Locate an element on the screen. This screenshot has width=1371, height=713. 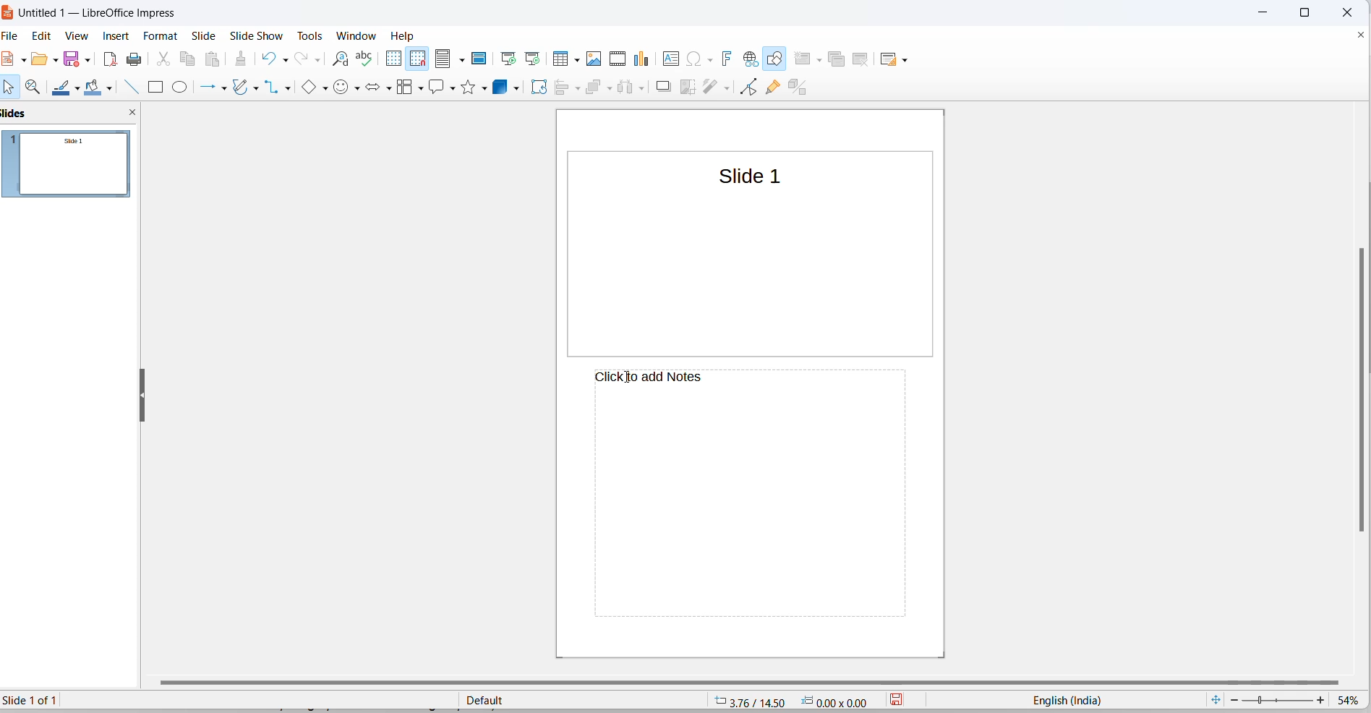
current slide is located at coordinates (38, 701).